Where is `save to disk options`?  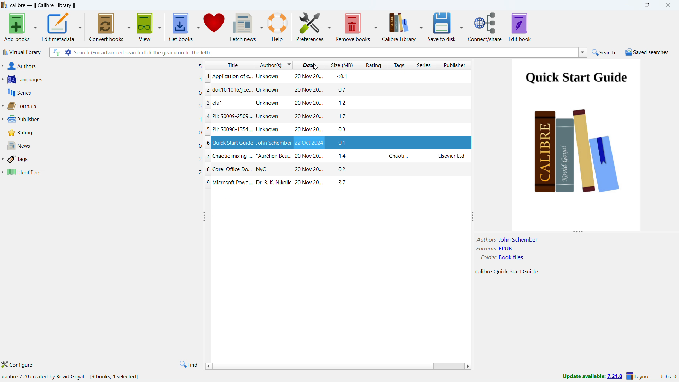
save to disk options is located at coordinates (461, 26).